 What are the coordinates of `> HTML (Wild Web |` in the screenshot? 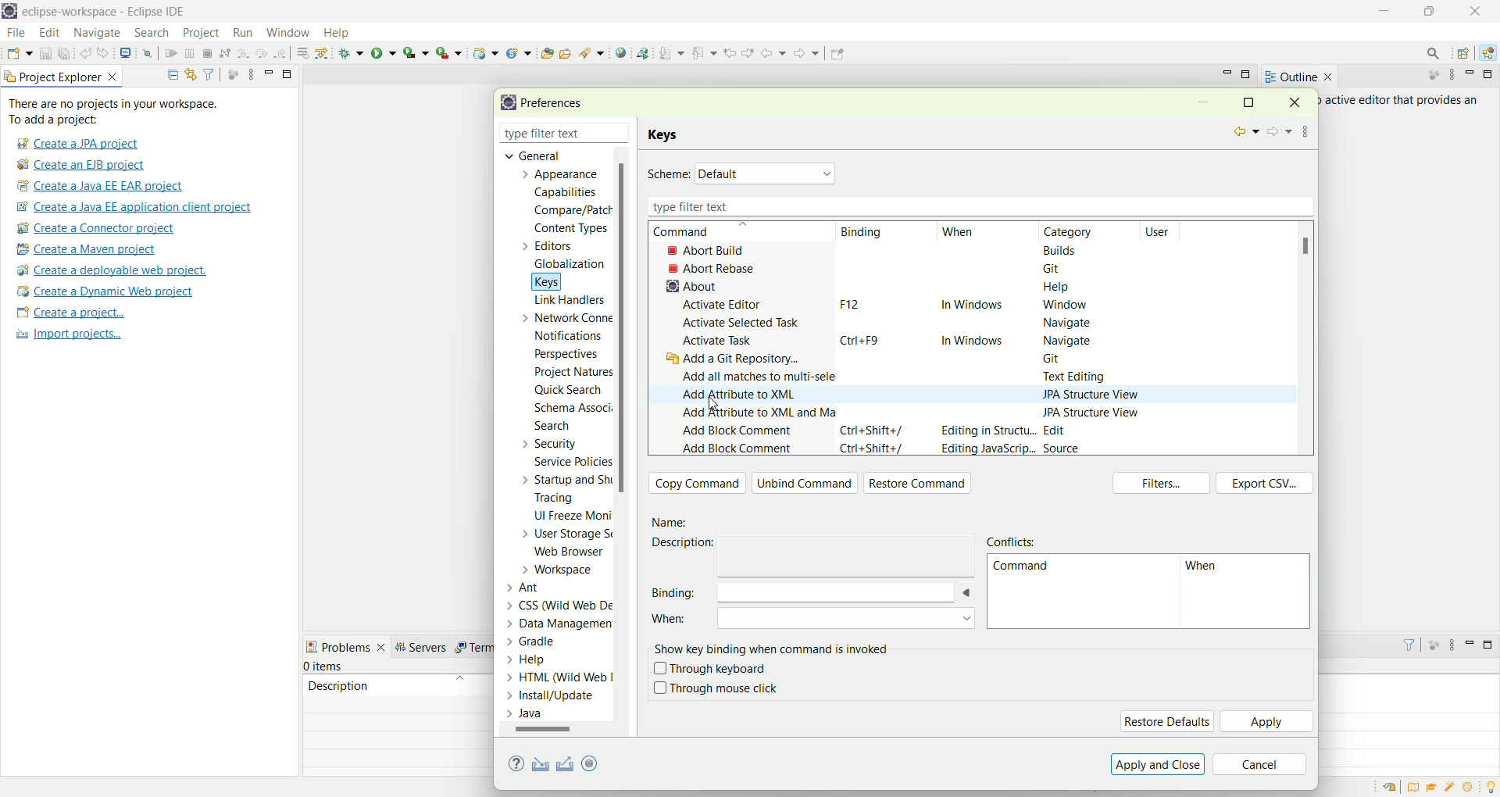 It's located at (560, 678).